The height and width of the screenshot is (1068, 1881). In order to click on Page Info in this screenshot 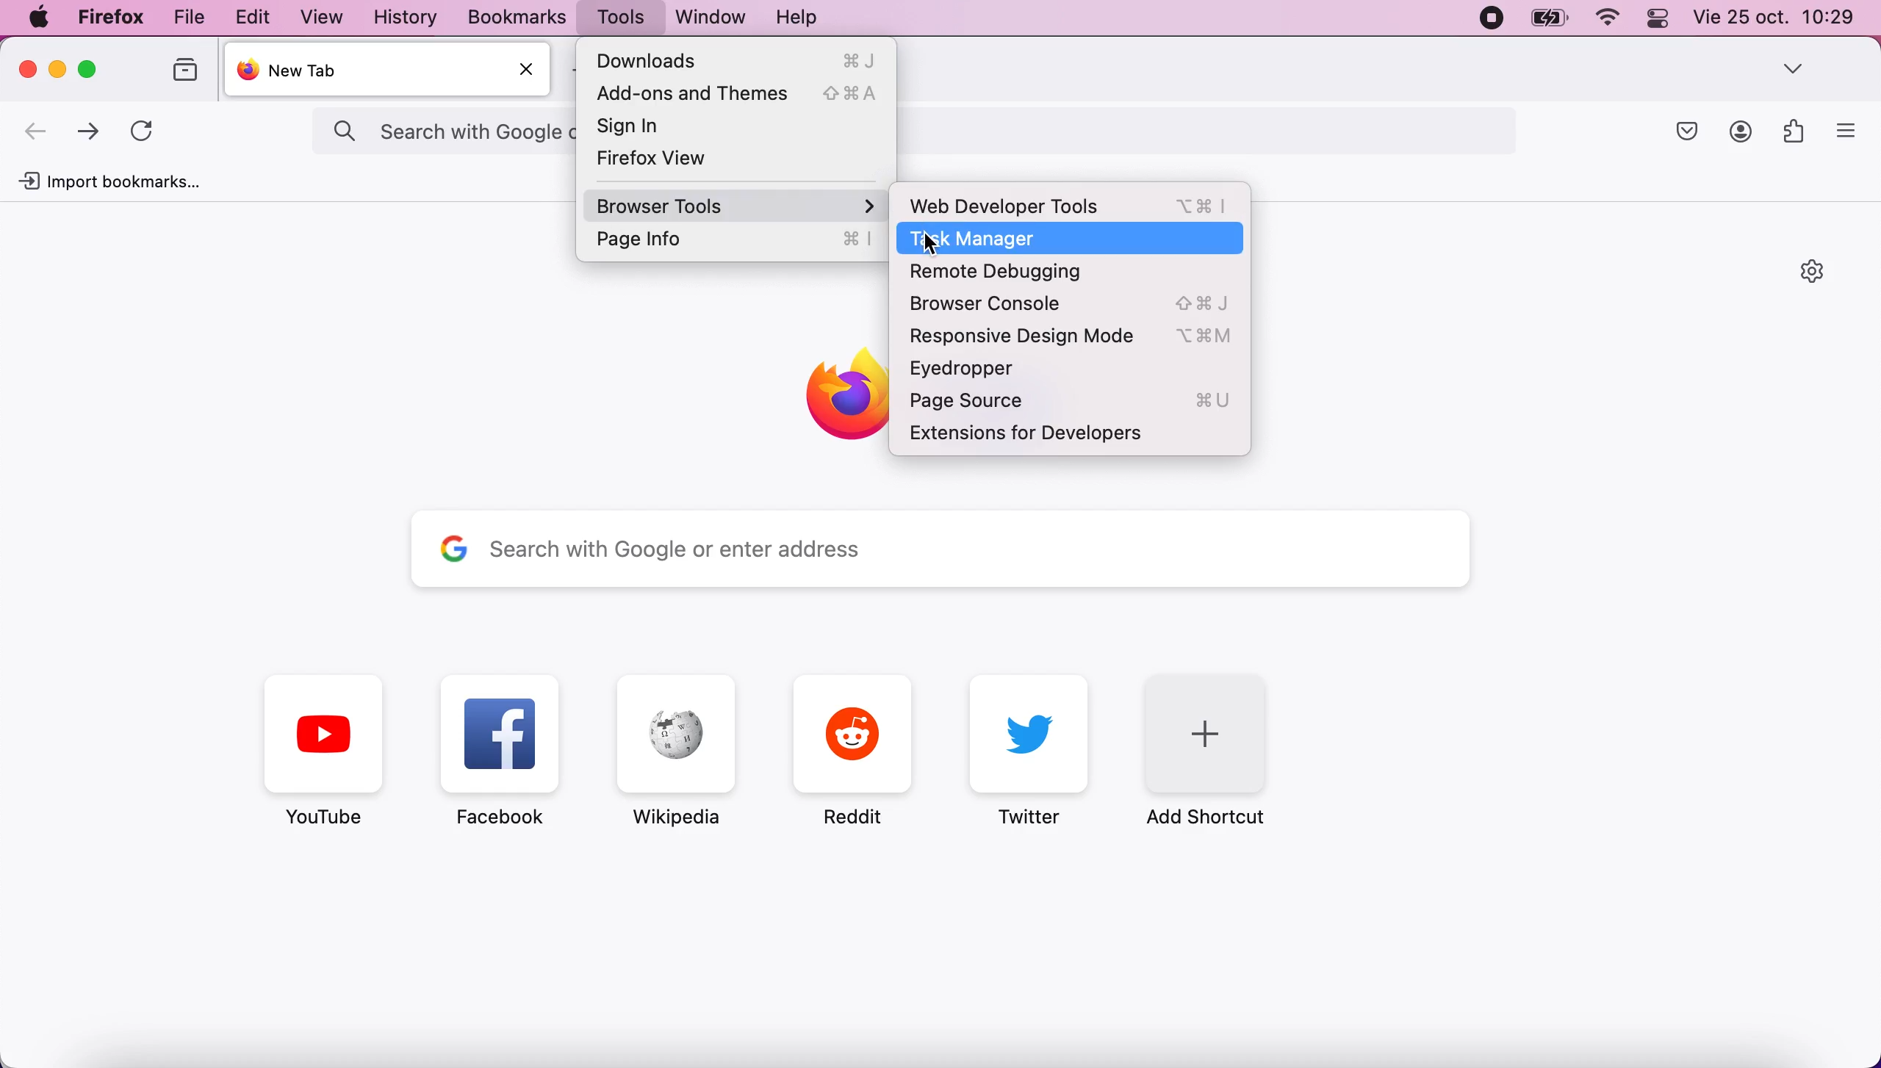, I will do `click(737, 239)`.